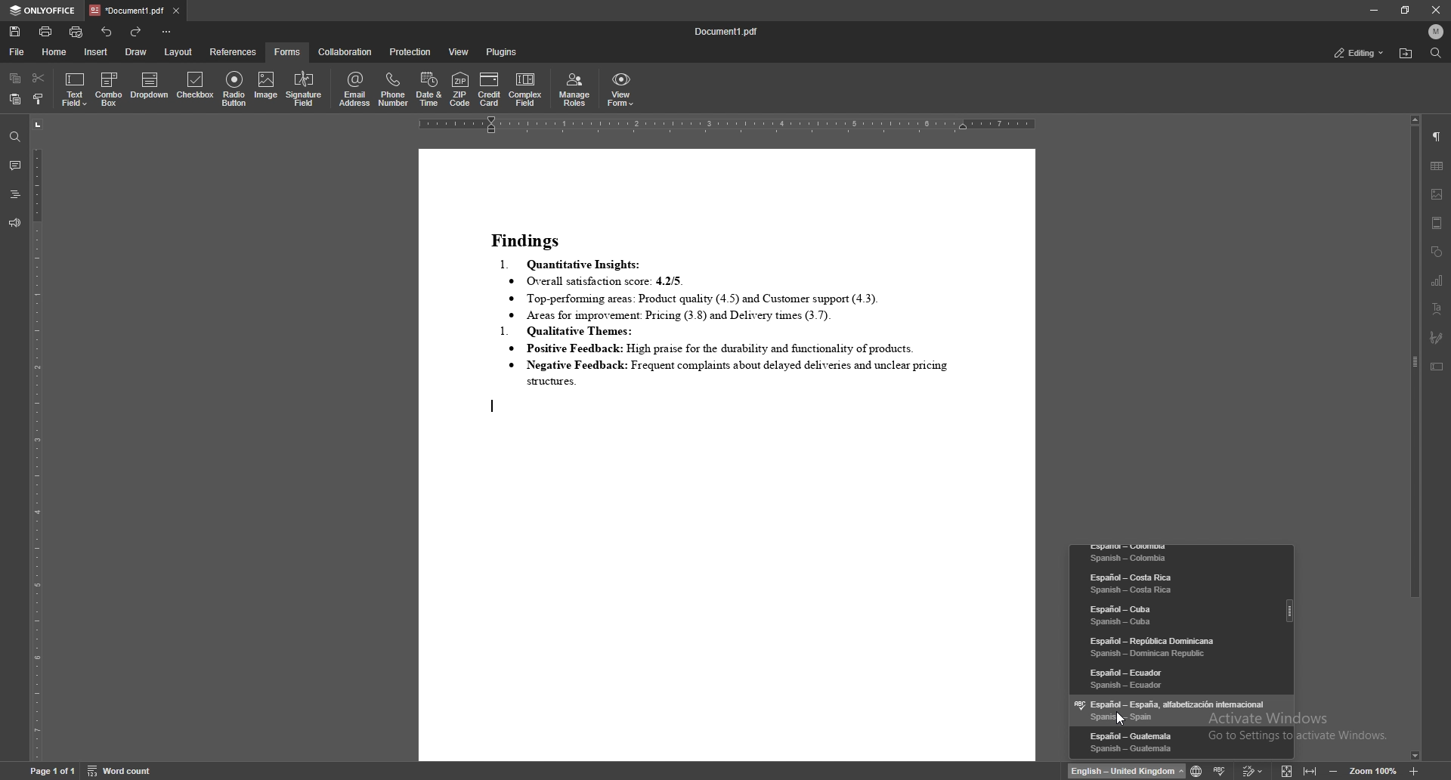  What do you see at coordinates (1437, 223) in the screenshot?
I see `header and footer` at bounding box center [1437, 223].